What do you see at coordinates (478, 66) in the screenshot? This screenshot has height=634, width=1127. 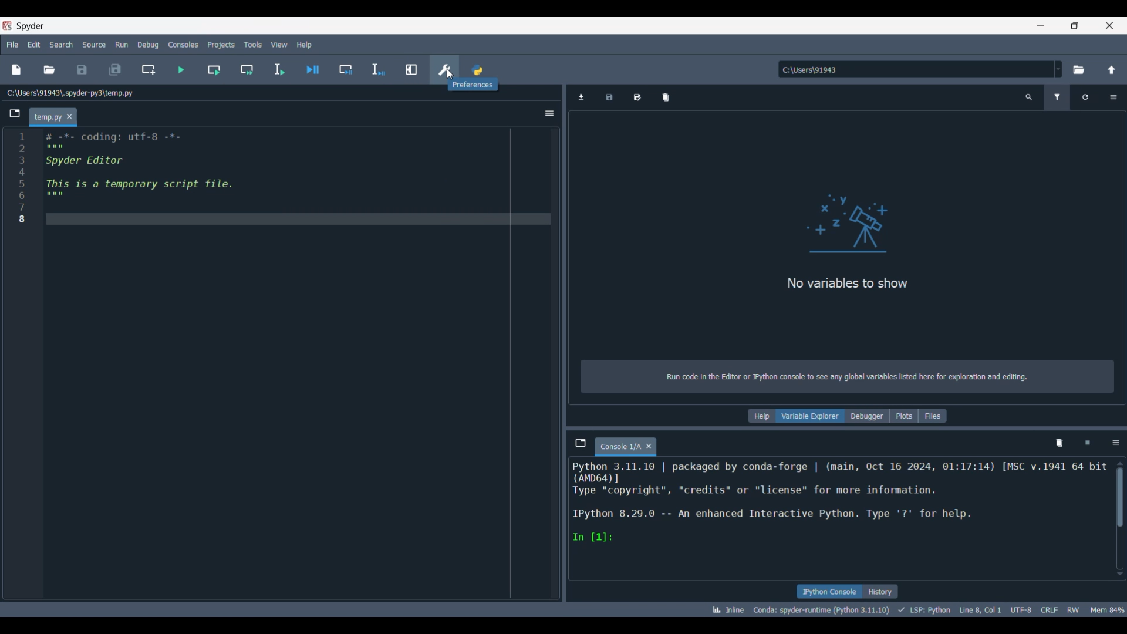 I see `PYTHONPATH manager` at bounding box center [478, 66].